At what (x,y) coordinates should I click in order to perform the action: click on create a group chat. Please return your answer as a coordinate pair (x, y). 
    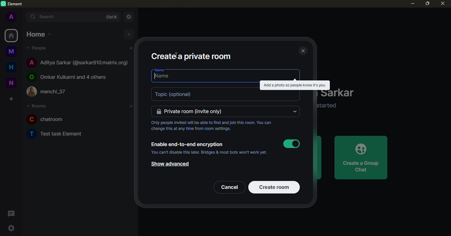
    Looking at the image, I should click on (361, 157).